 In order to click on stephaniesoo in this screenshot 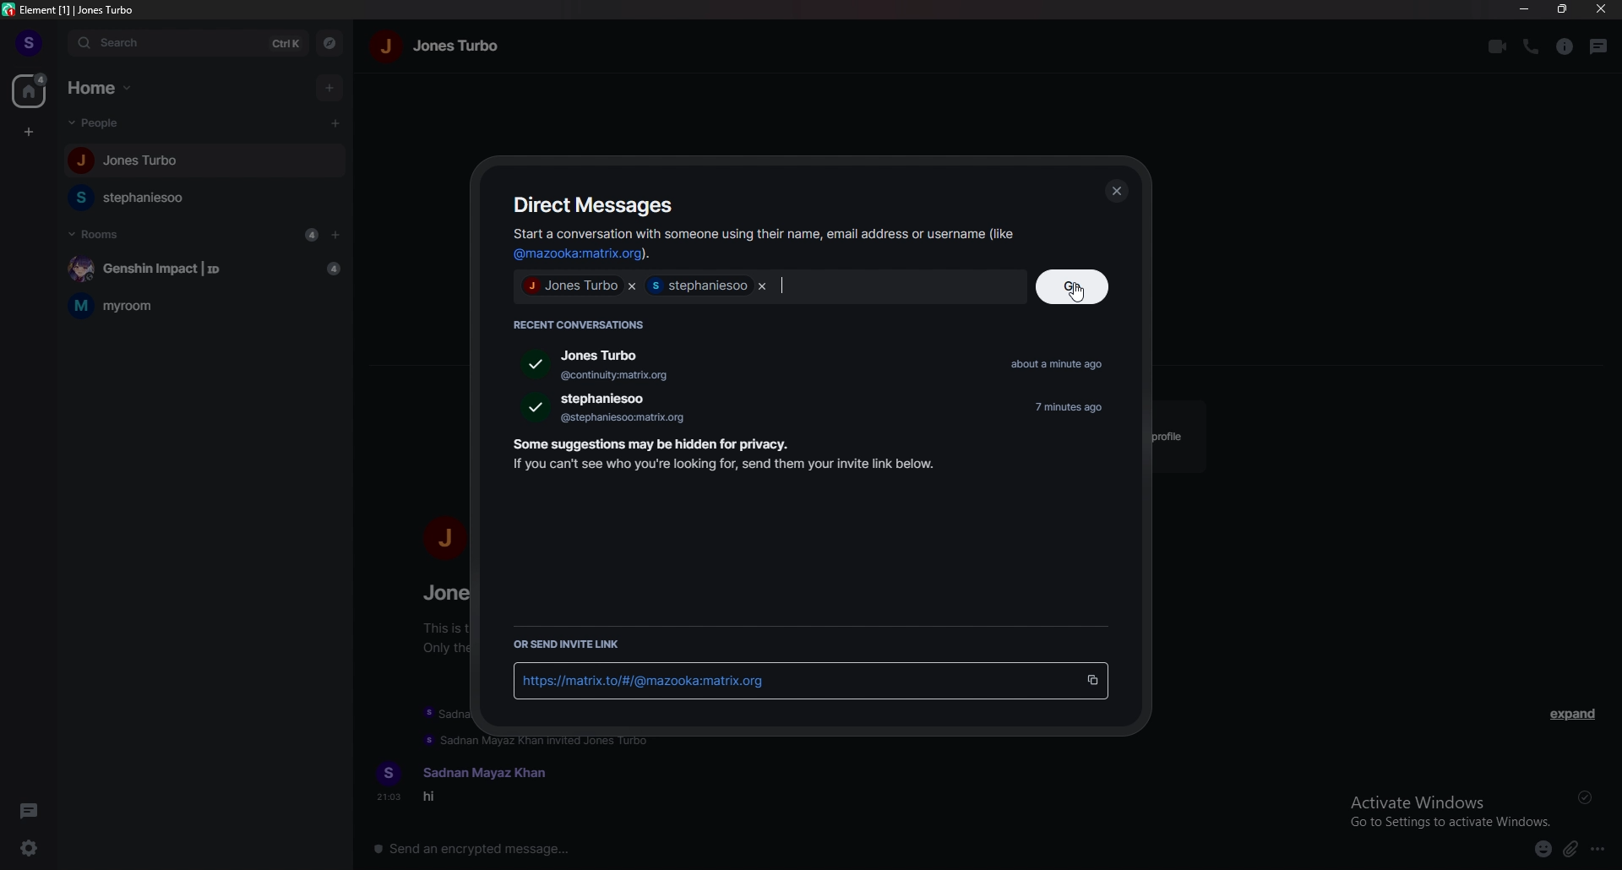, I will do `click(145, 198)`.